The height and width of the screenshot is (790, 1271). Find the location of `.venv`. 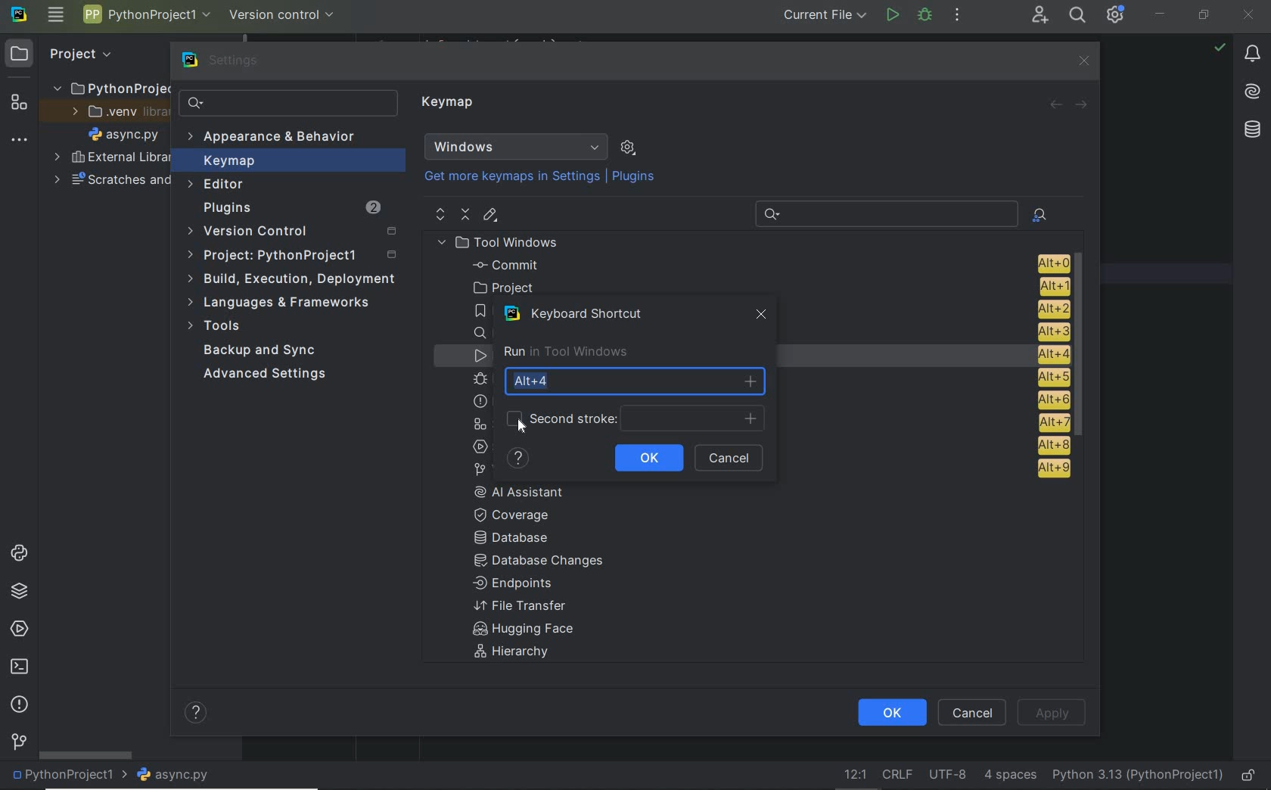

.venv is located at coordinates (113, 112).